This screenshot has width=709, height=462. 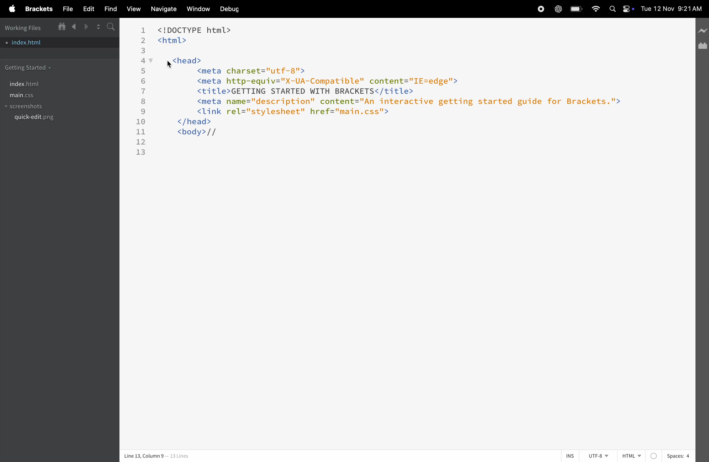 What do you see at coordinates (162, 10) in the screenshot?
I see `navigate` at bounding box center [162, 10].